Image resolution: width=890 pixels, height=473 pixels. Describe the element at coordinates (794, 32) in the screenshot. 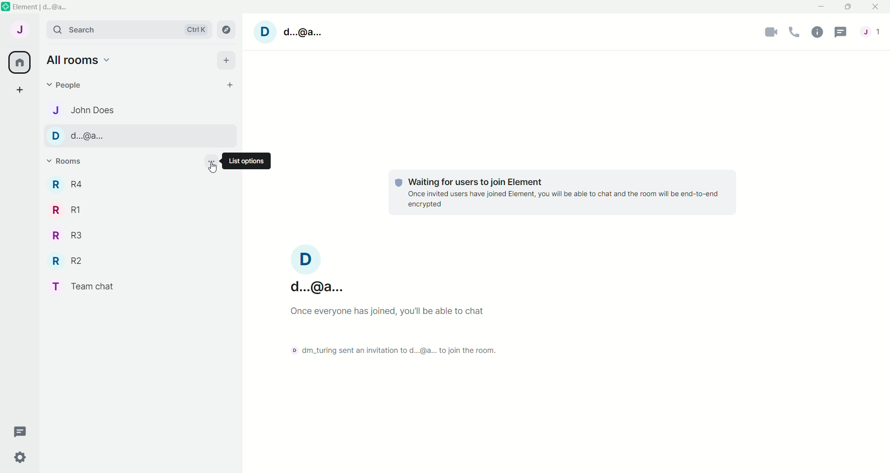

I see `Voice Call` at that location.